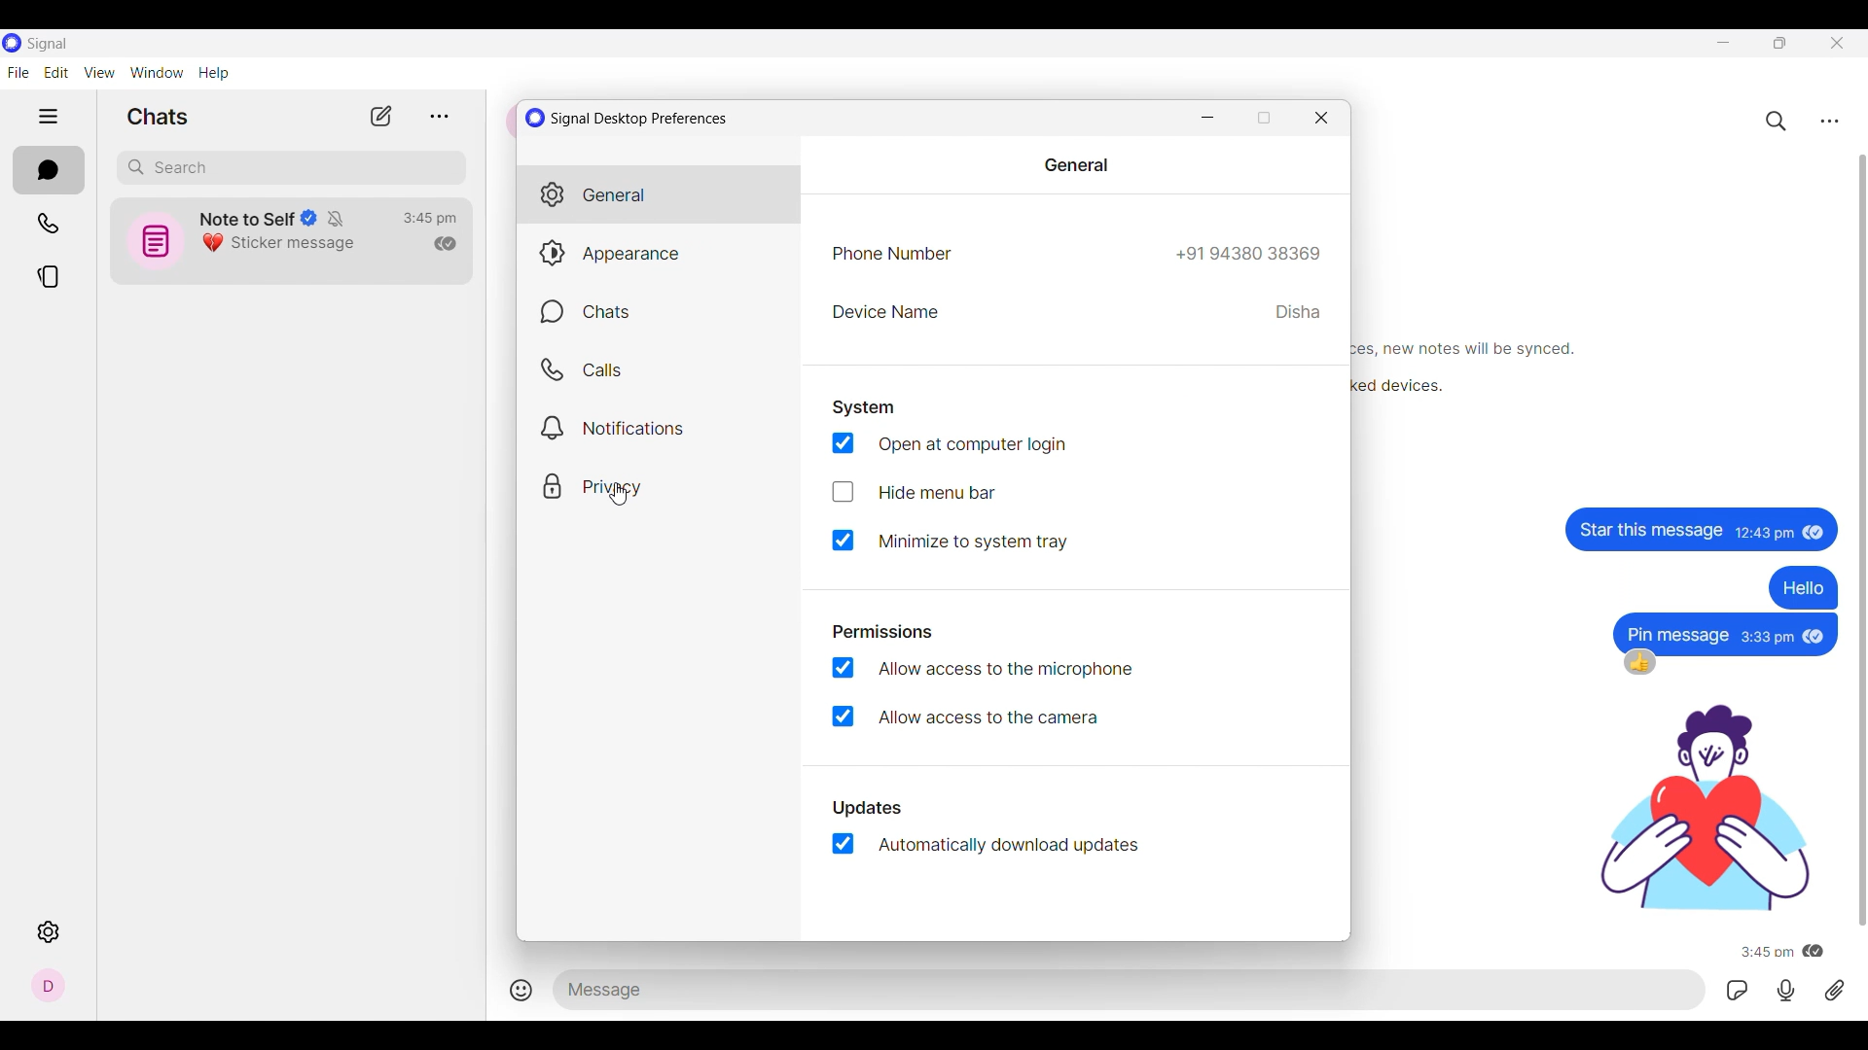 The height and width of the screenshot is (1050, 1868). What do you see at coordinates (157, 73) in the screenshot?
I see `Window menu` at bounding box center [157, 73].